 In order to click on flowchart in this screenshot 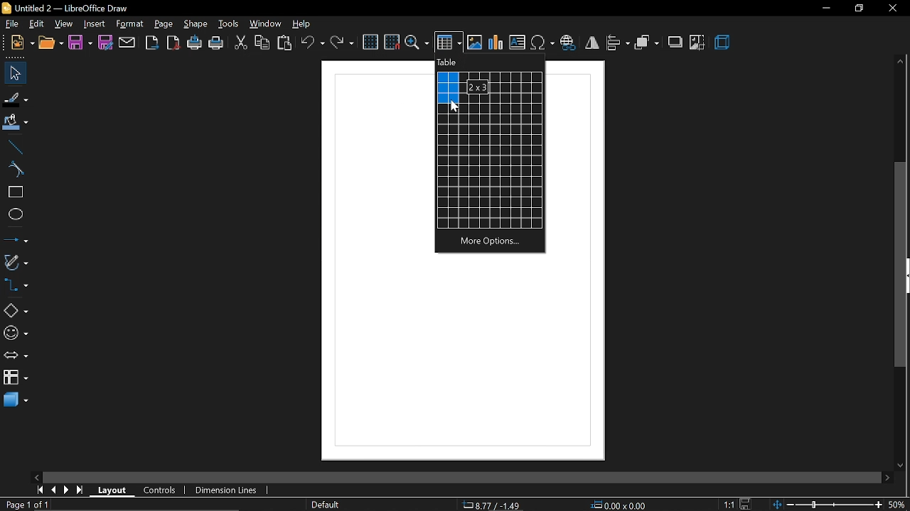, I will do `click(16, 378)`.